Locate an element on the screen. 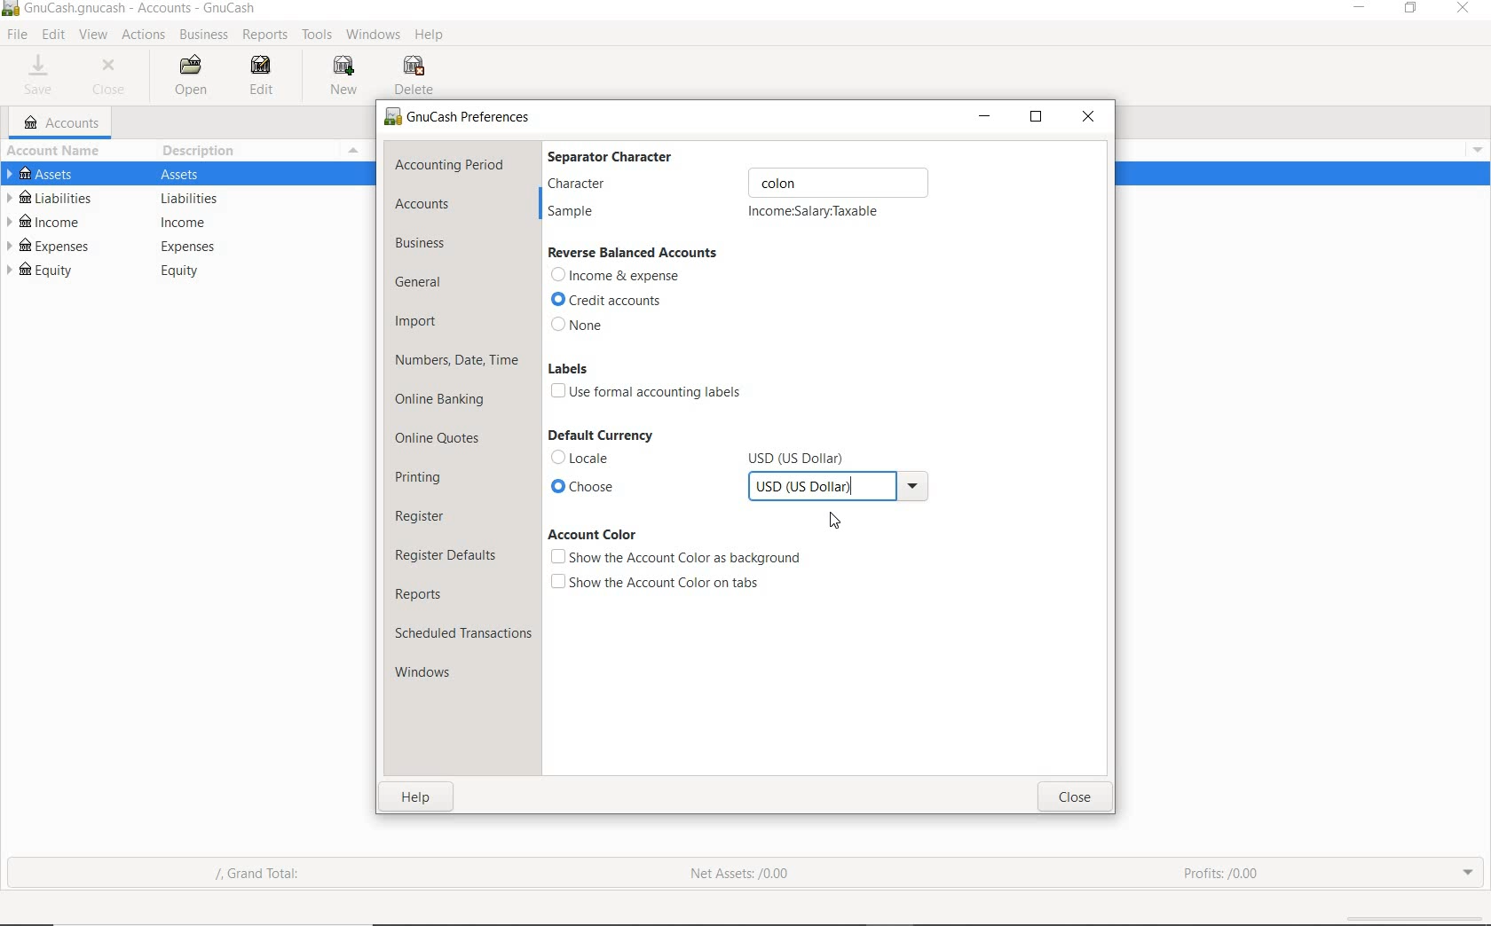 The width and height of the screenshot is (1491, 926). CLOSE is located at coordinates (114, 79).